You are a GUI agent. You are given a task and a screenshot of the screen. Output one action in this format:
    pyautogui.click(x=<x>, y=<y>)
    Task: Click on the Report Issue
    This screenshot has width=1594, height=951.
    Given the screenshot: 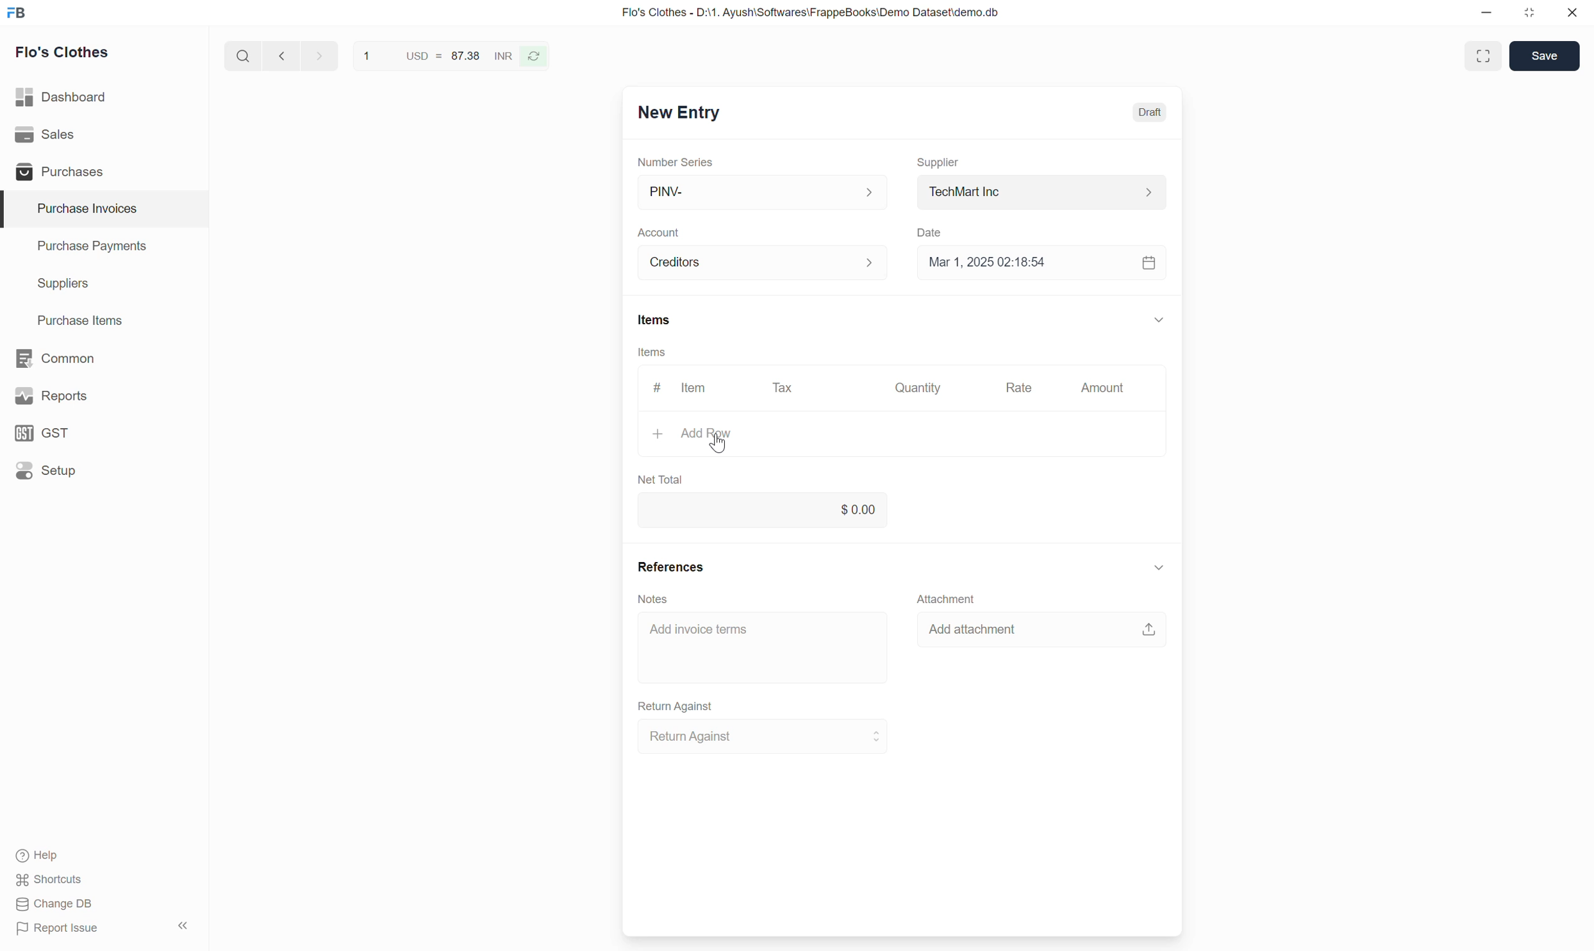 What is the action you would take?
    pyautogui.click(x=58, y=929)
    